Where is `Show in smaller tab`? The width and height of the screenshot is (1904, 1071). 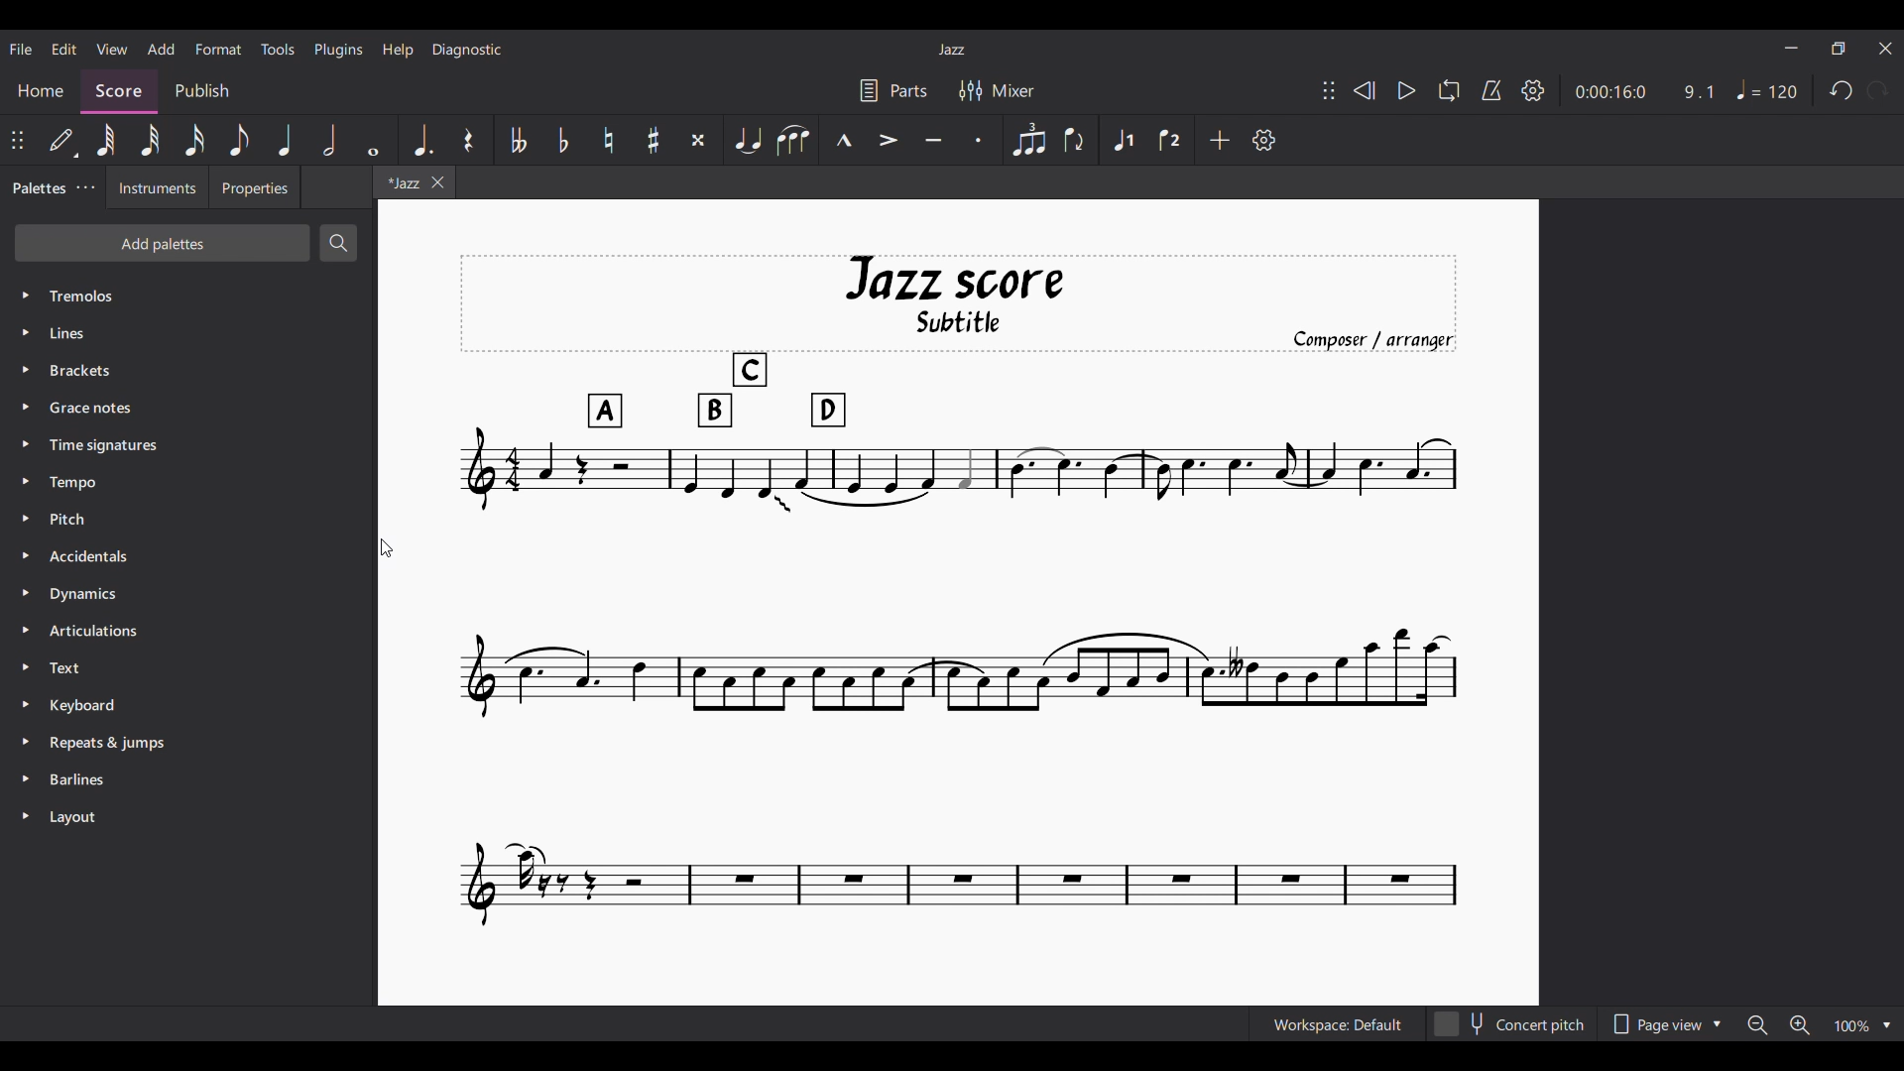 Show in smaller tab is located at coordinates (1839, 49).